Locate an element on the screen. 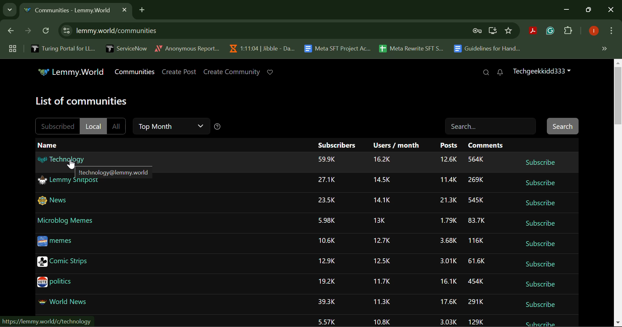  Install Desktop Application is located at coordinates (492, 31).